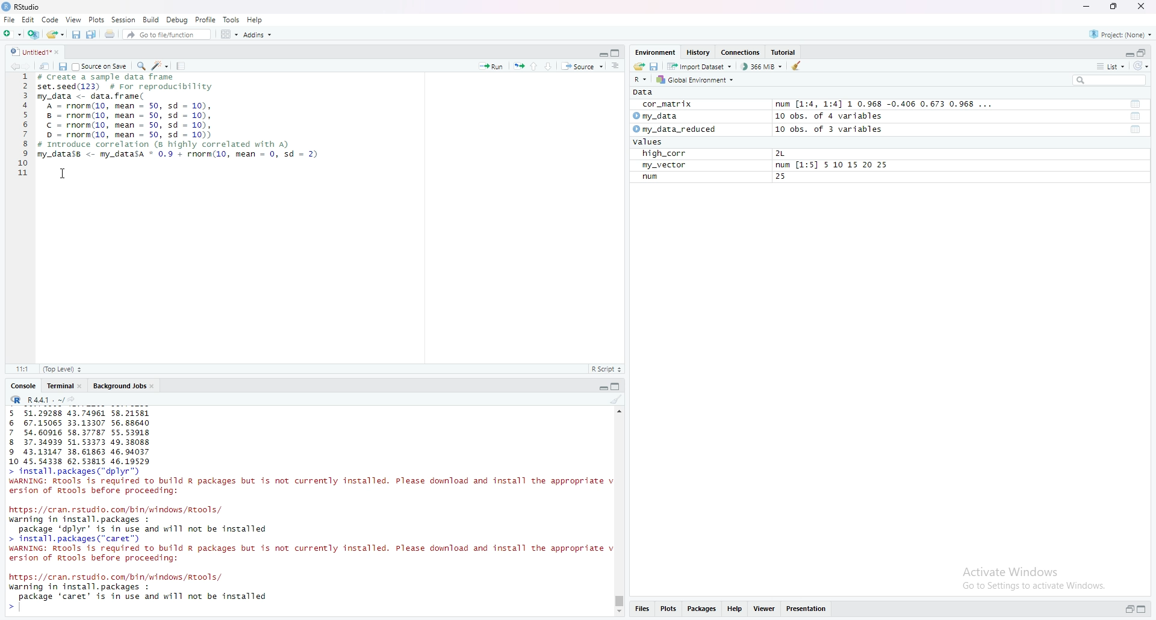  I want to click on R 4.4.1 ~/, so click(46, 400).